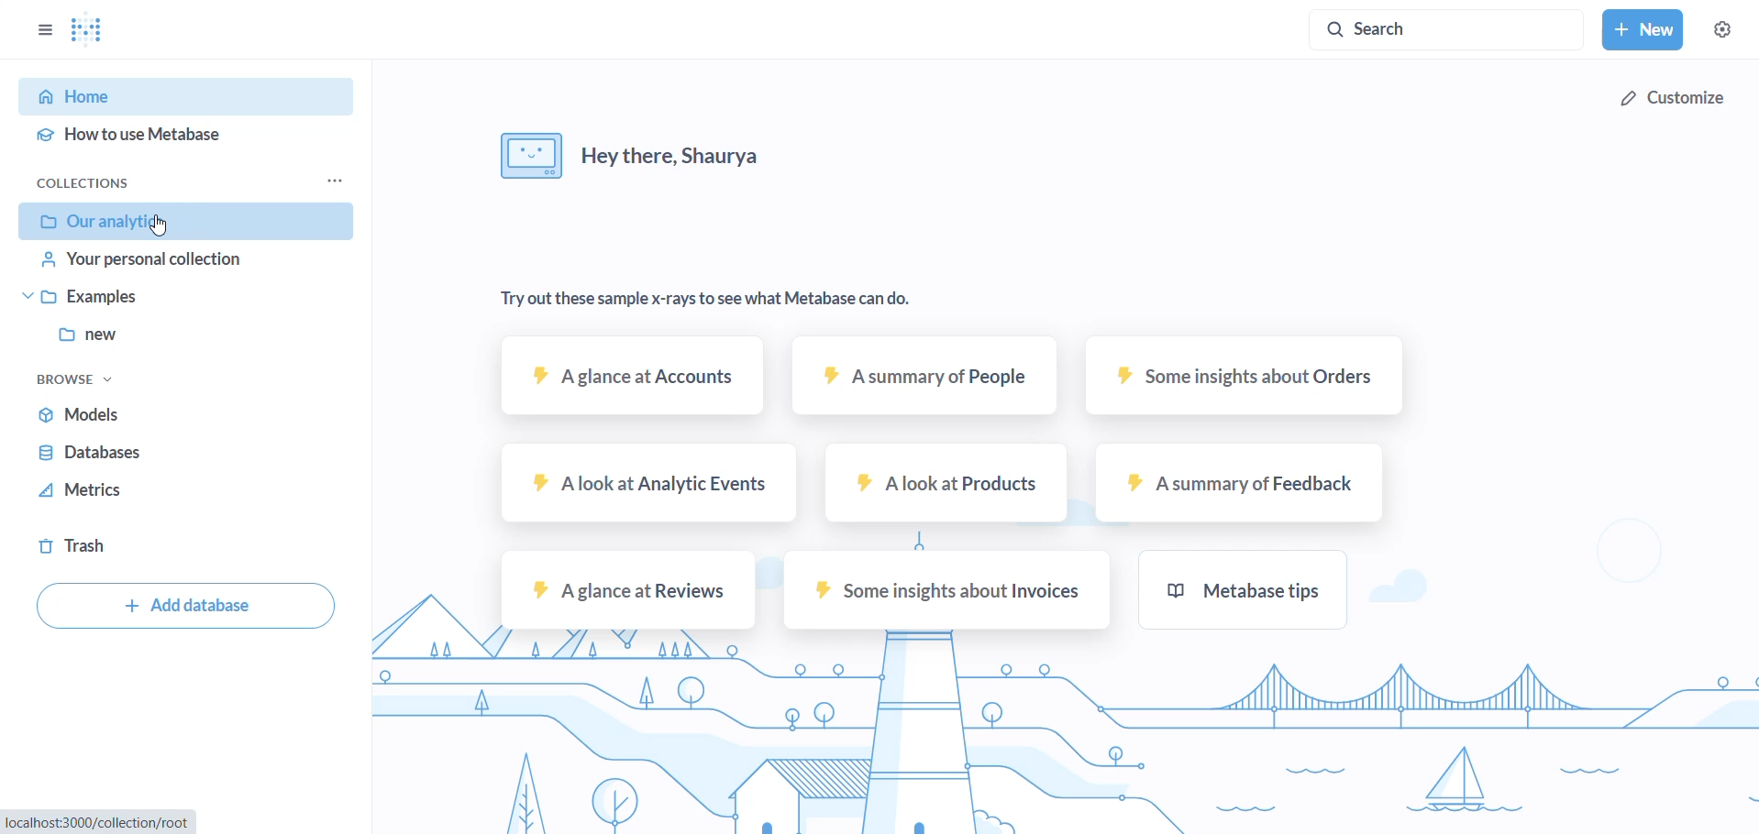 The image size is (1759, 834). I want to click on Try out these sample x-rays to see what Metabase can do., so click(695, 295).